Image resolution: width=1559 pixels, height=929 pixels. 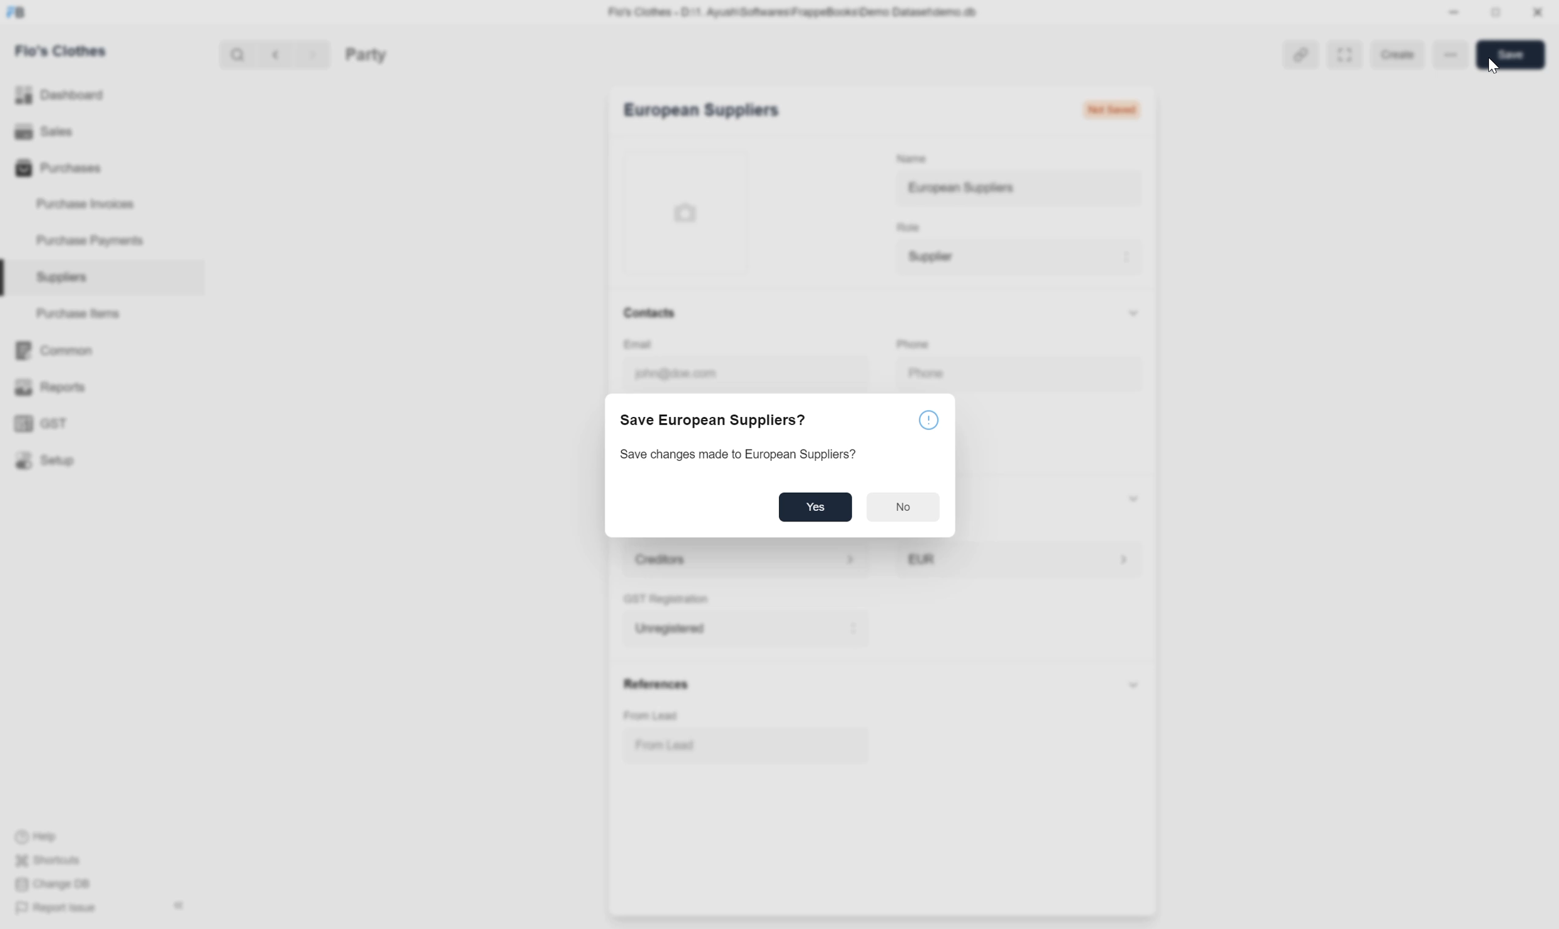 What do you see at coordinates (903, 225) in the screenshot?
I see `Role` at bounding box center [903, 225].